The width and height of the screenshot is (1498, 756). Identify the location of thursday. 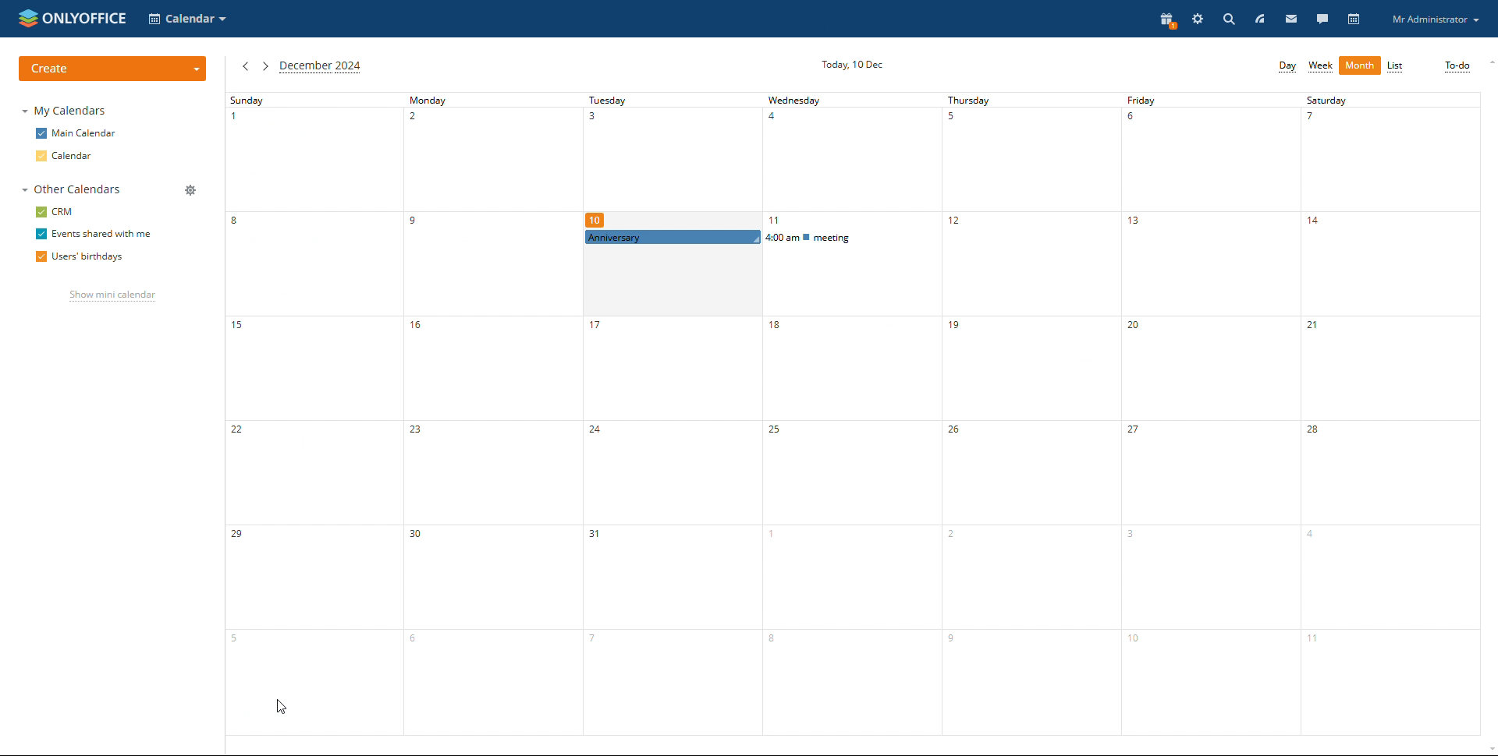
(1030, 415).